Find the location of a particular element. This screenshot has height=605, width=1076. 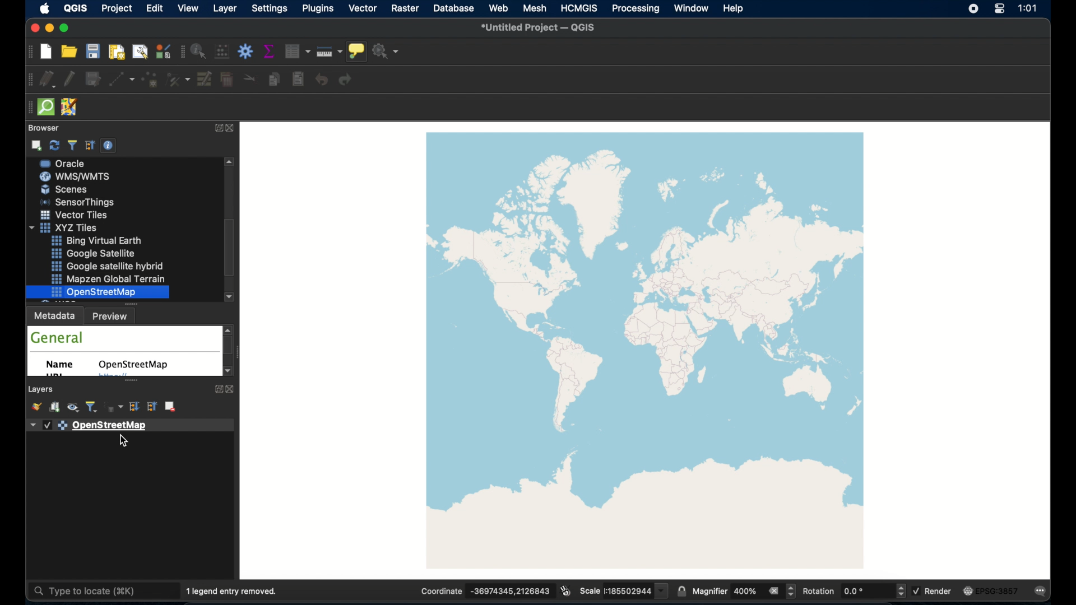

vertex tool is located at coordinates (178, 79).